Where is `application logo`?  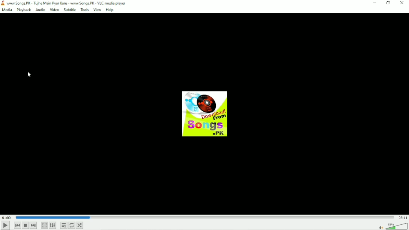
application logo is located at coordinates (3, 3).